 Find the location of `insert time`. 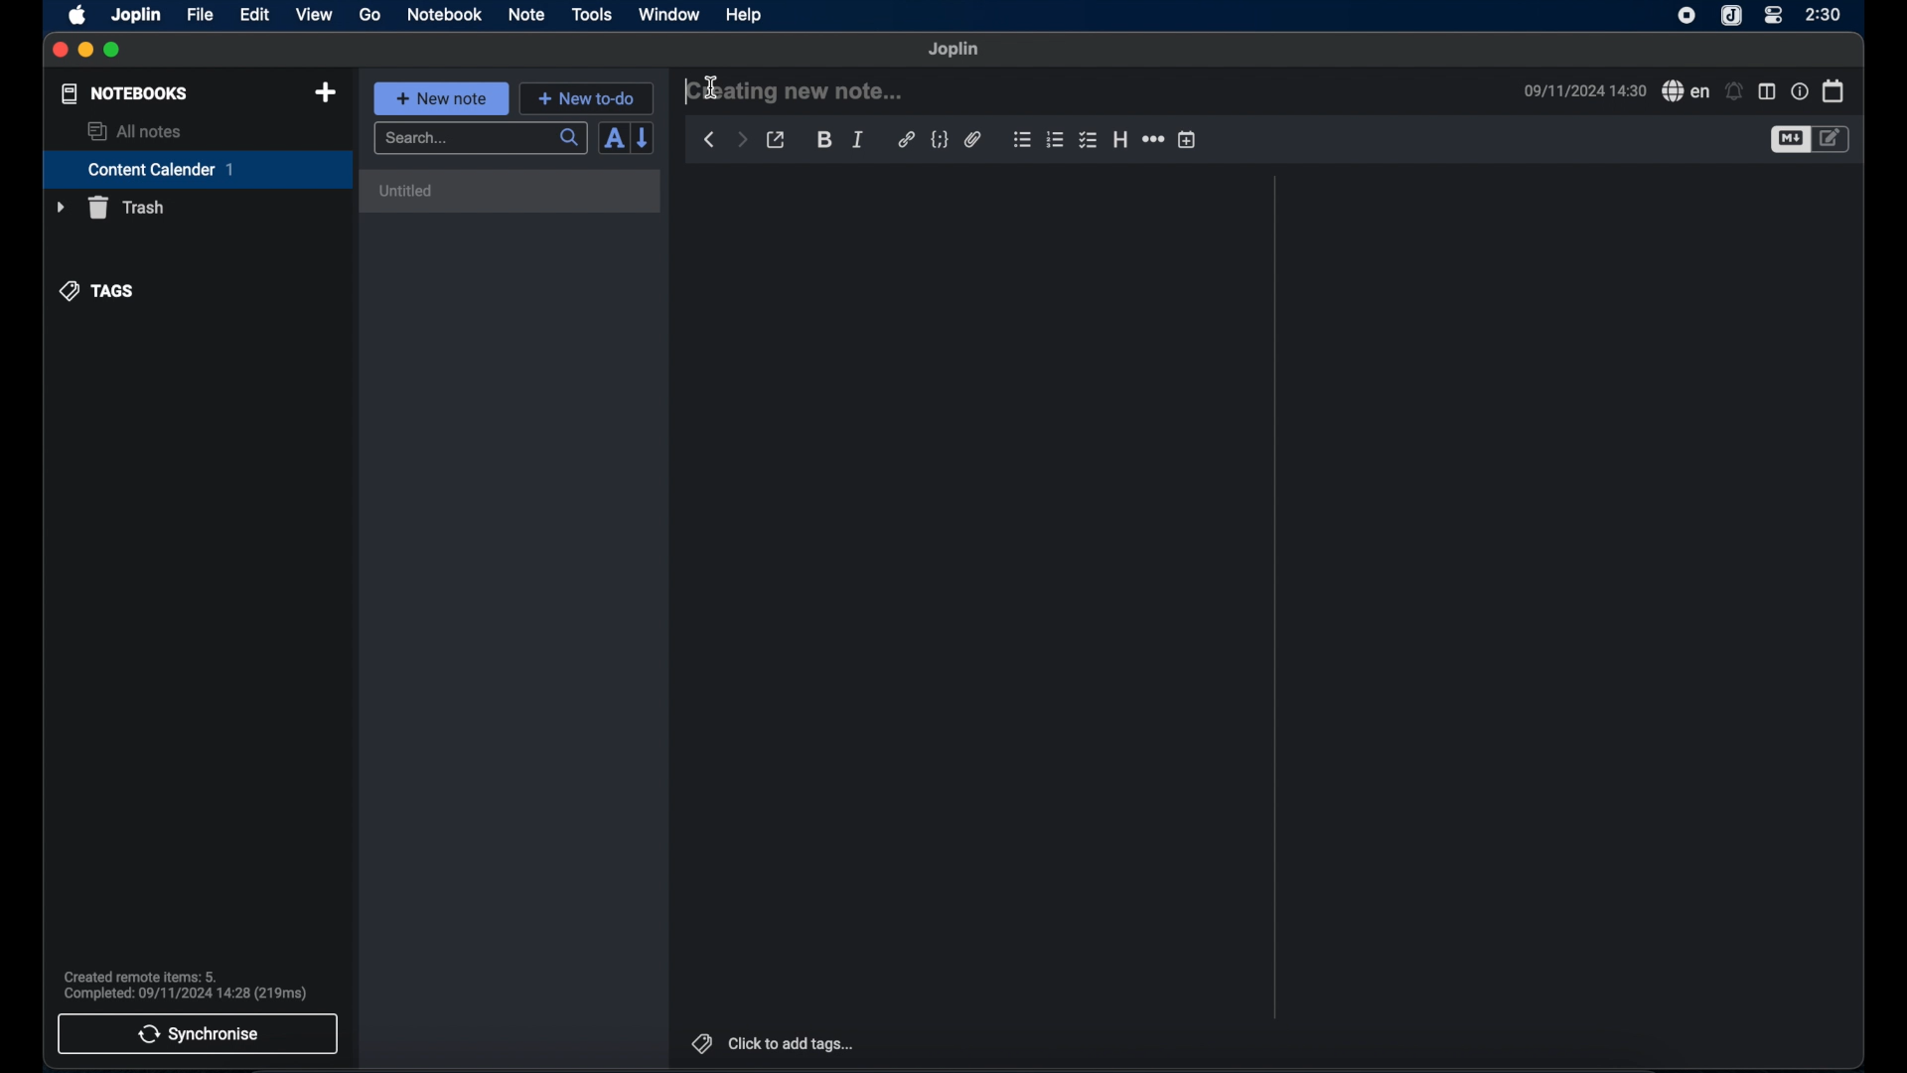

insert time is located at coordinates (1187, 139).